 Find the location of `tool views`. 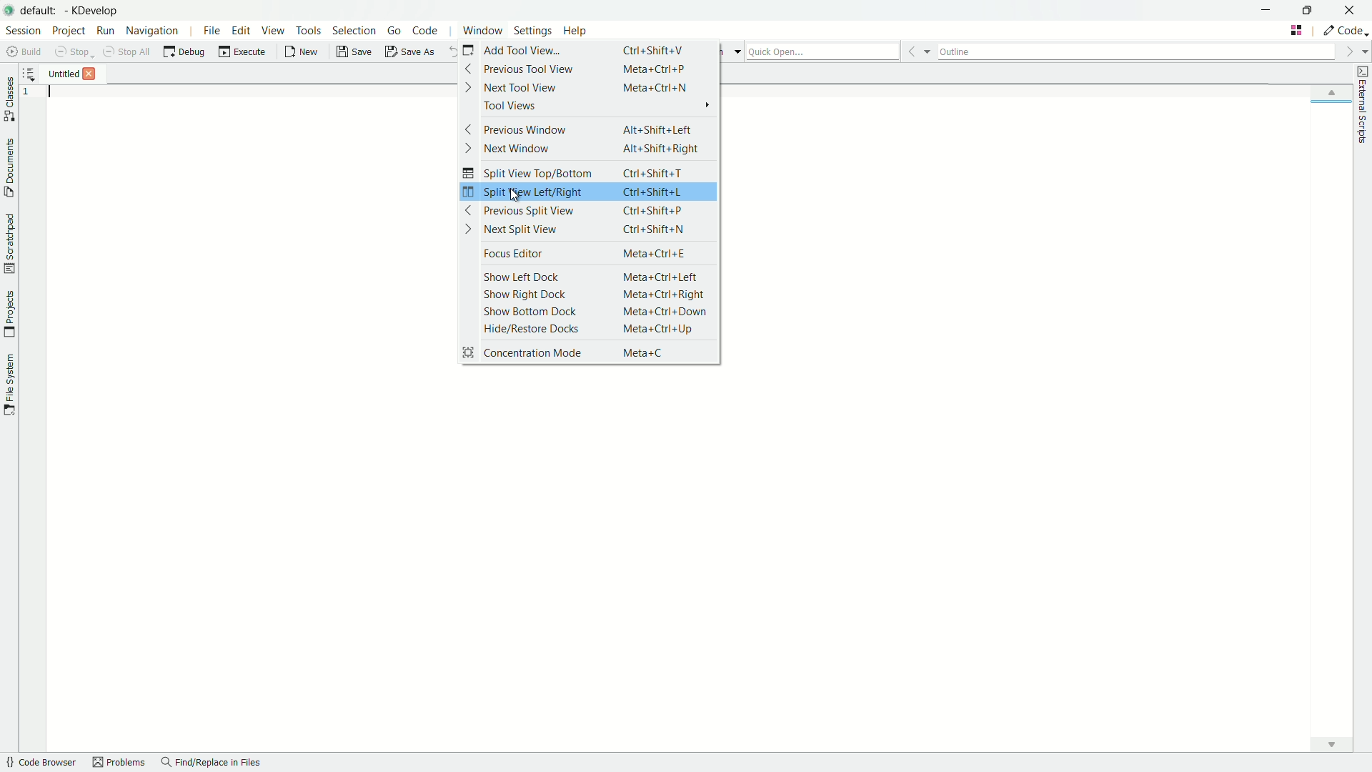

tool views is located at coordinates (586, 107).